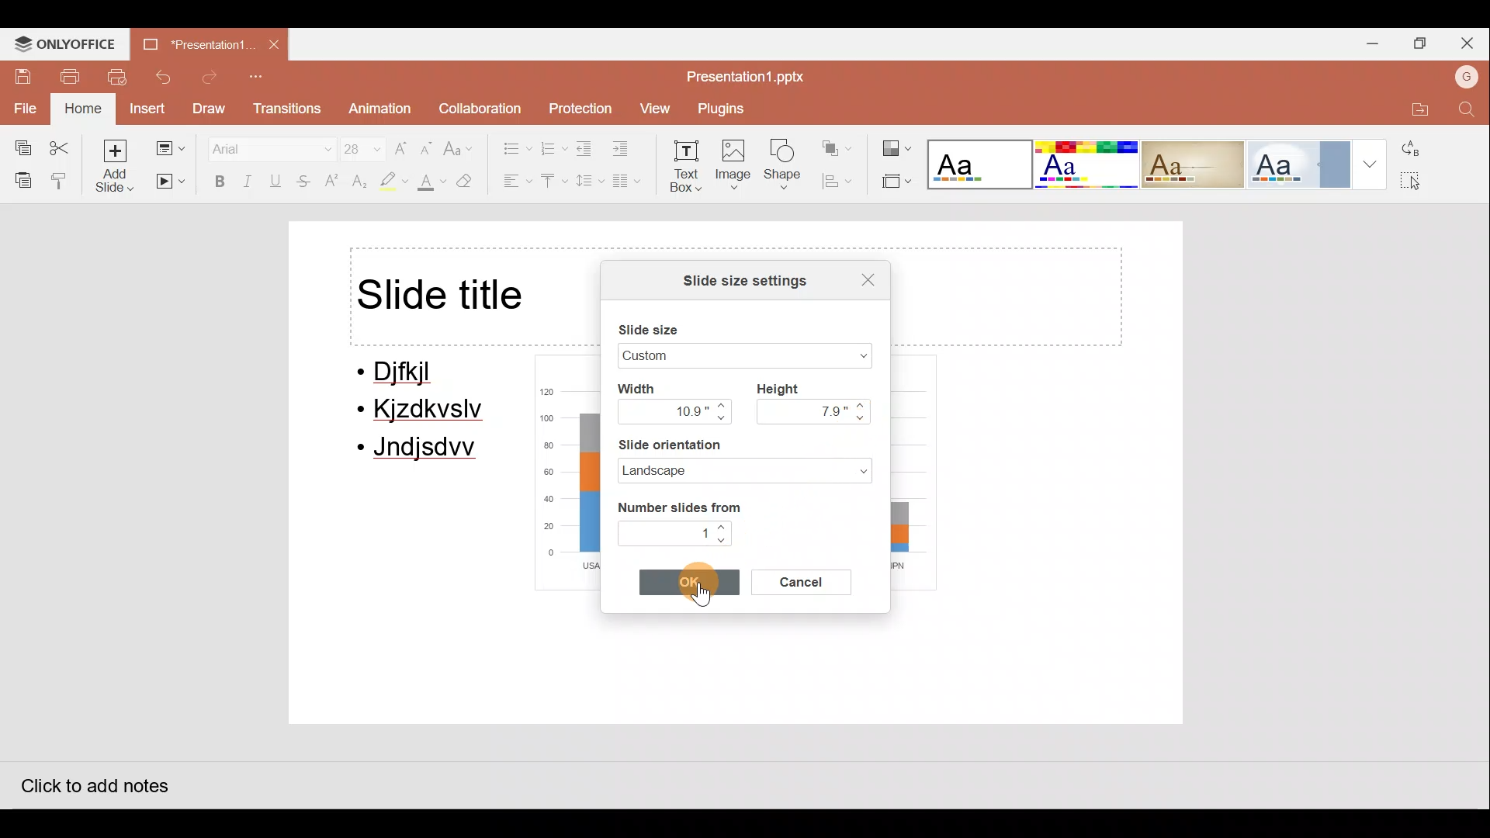  What do you see at coordinates (839, 143) in the screenshot?
I see `Arrange shape` at bounding box center [839, 143].